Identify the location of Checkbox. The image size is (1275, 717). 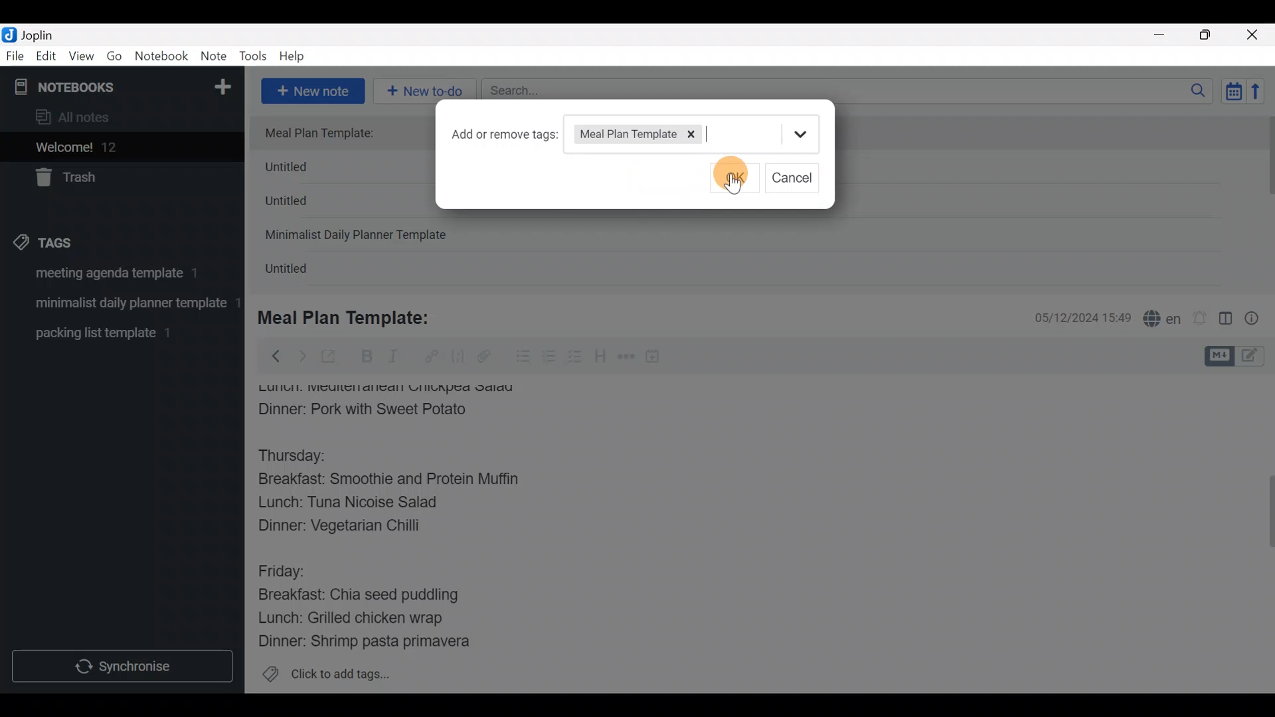
(576, 358).